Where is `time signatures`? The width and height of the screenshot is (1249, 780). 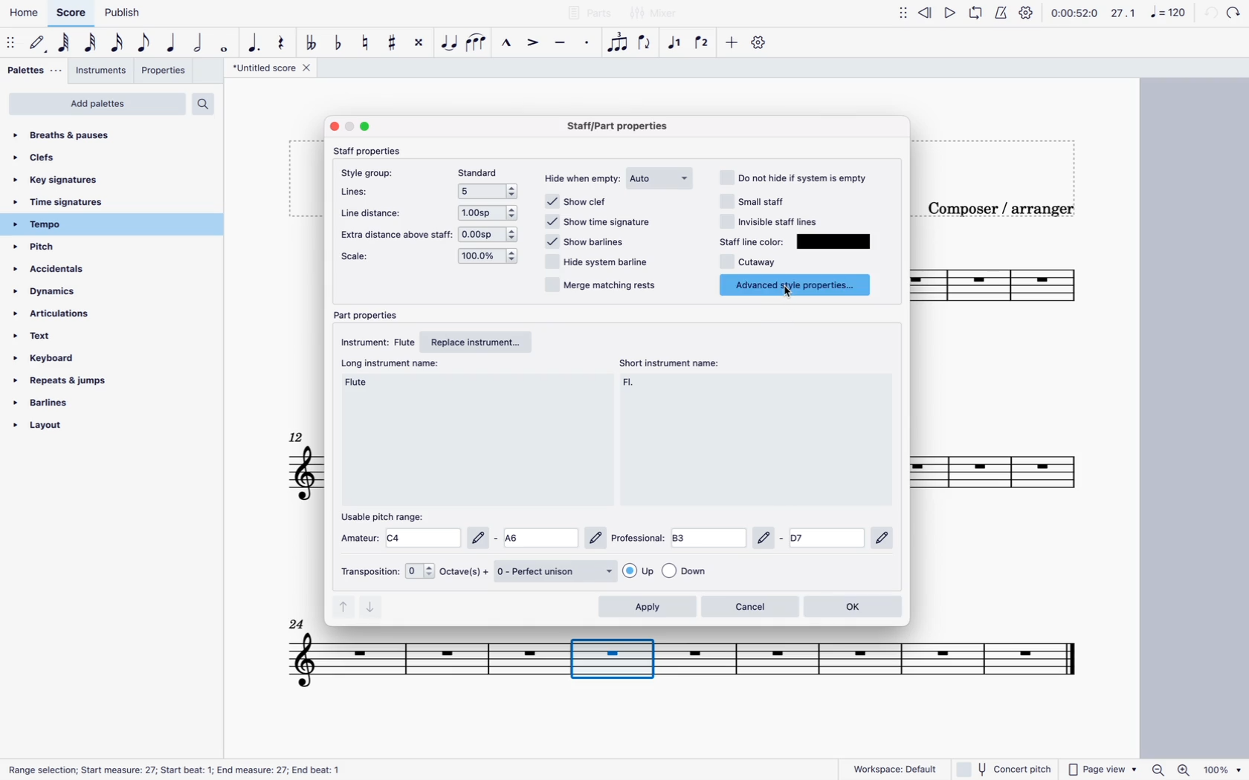 time signatures is located at coordinates (68, 204).